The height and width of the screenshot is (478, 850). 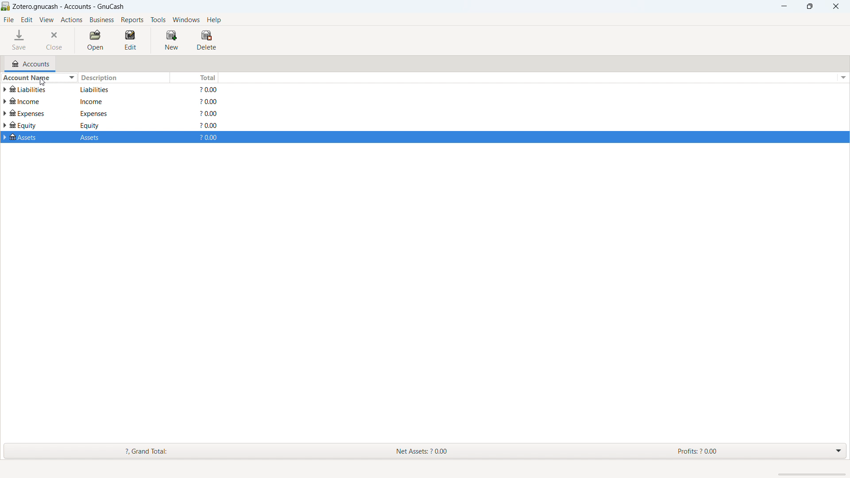 What do you see at coordinates (842, 451) in the screenshot?
I see `options` at bounding box center [842, 451].